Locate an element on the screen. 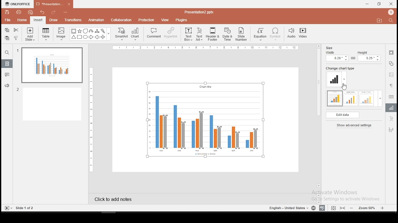  zoom level is located at coordinates (368, 208).